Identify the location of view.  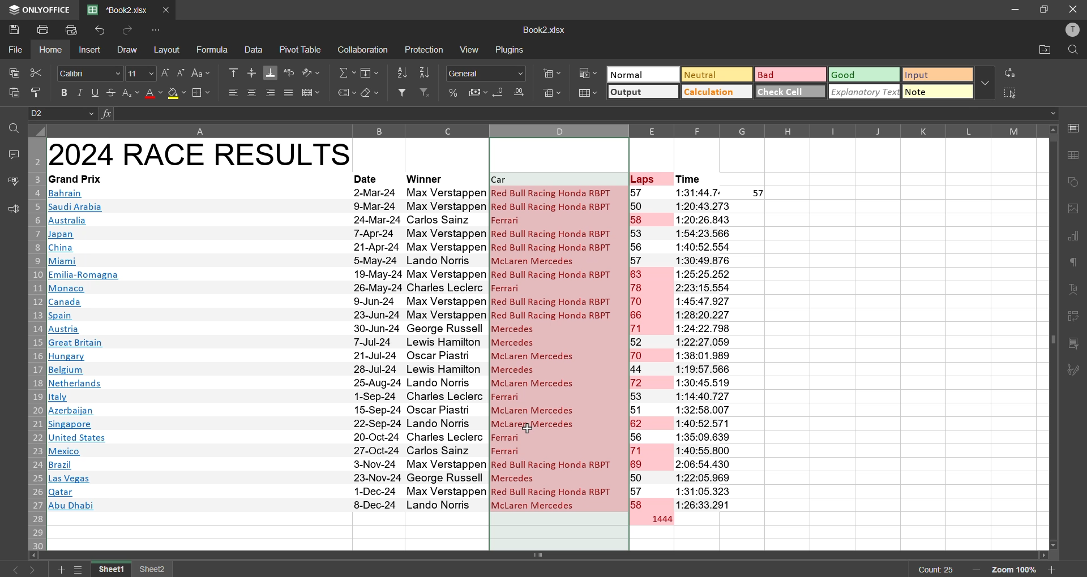
(472, 49).